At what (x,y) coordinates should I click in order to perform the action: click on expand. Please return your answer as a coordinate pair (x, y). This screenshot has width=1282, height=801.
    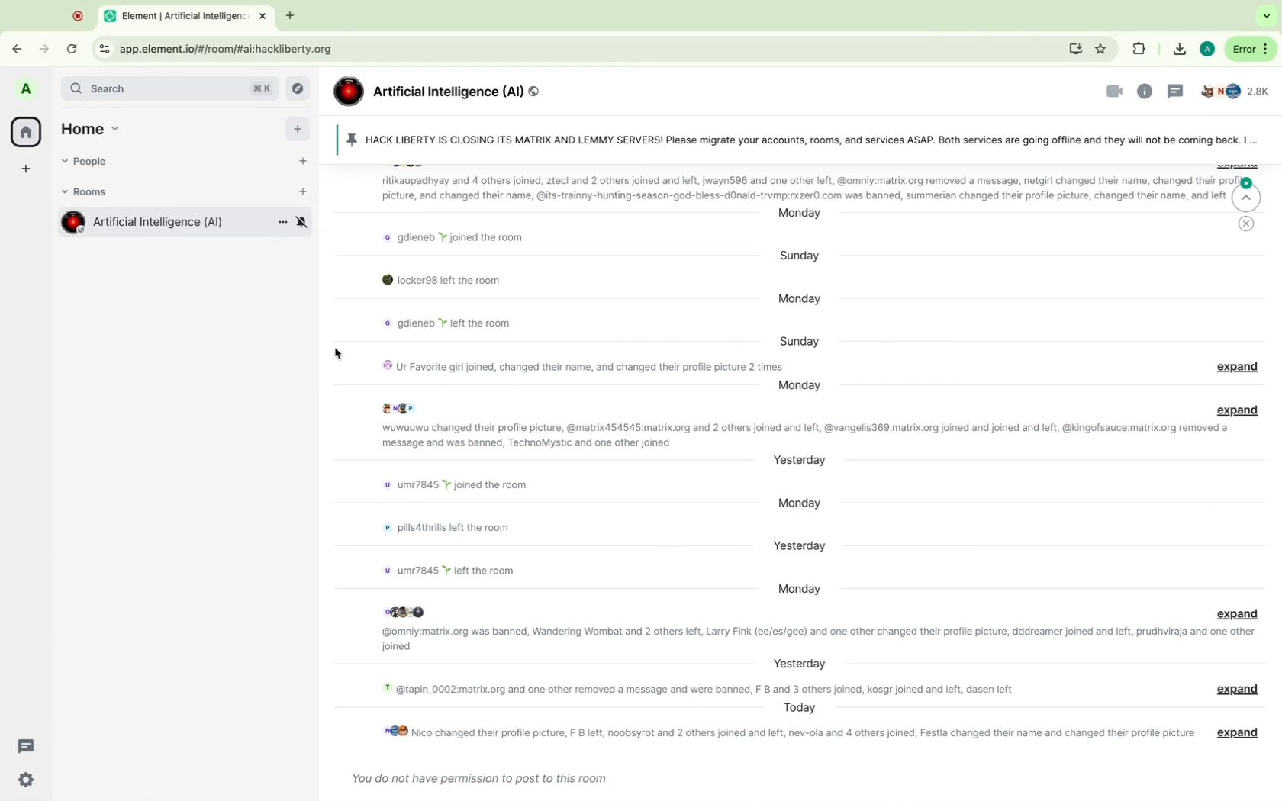
    Looking at the image, I should click on (1233, 366).